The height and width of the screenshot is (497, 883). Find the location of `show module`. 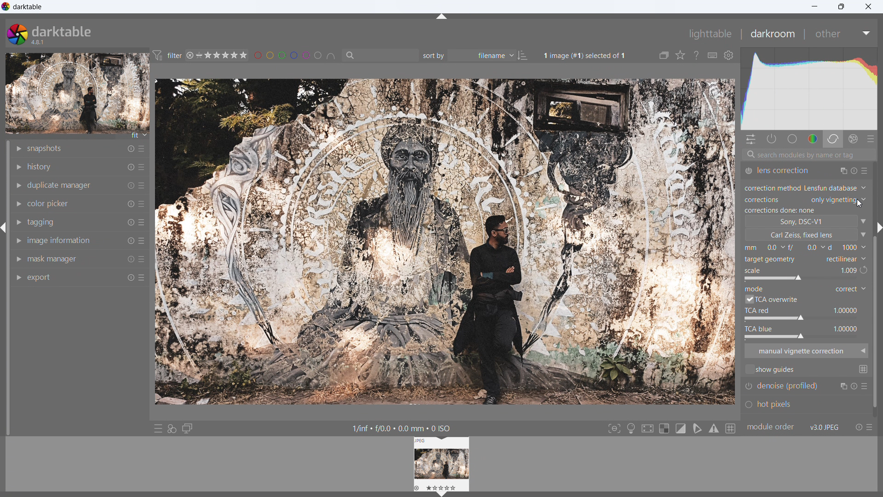

show module is located at coordinates (17, 149).